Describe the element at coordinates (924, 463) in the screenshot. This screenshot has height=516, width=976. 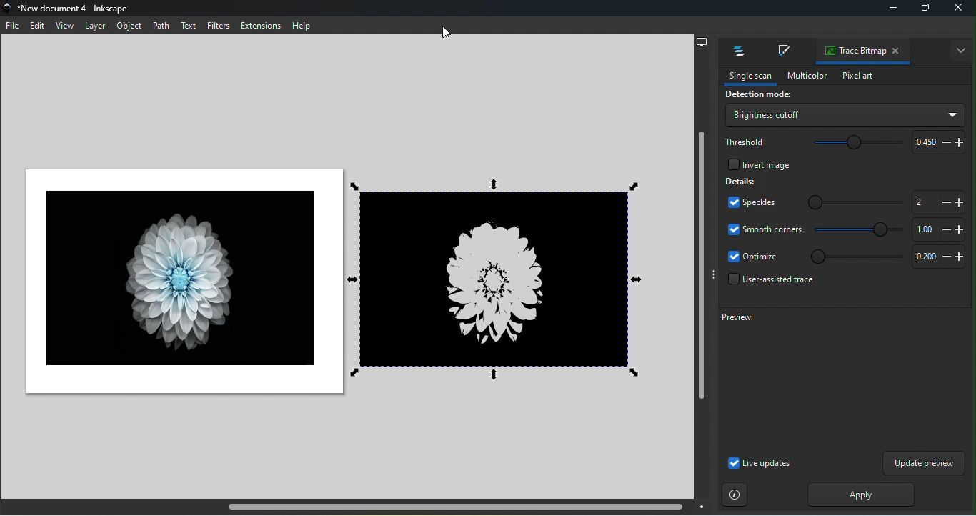
I see `Update preview` at that location.